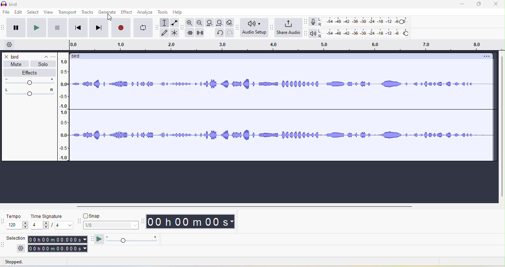  I want to click on time signature, so click(52, 221).